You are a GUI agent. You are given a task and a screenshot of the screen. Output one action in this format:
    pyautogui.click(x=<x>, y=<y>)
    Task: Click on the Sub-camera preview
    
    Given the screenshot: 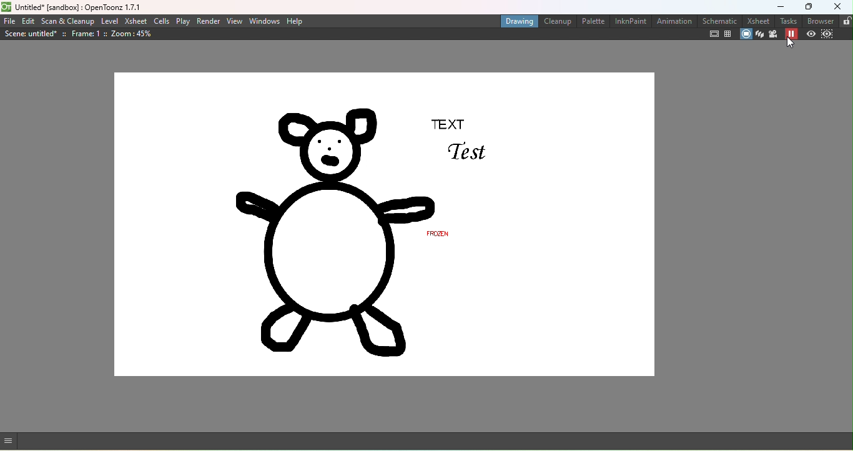 What is the action you would take?
    pyautogui.click(x=826, y=34)
    